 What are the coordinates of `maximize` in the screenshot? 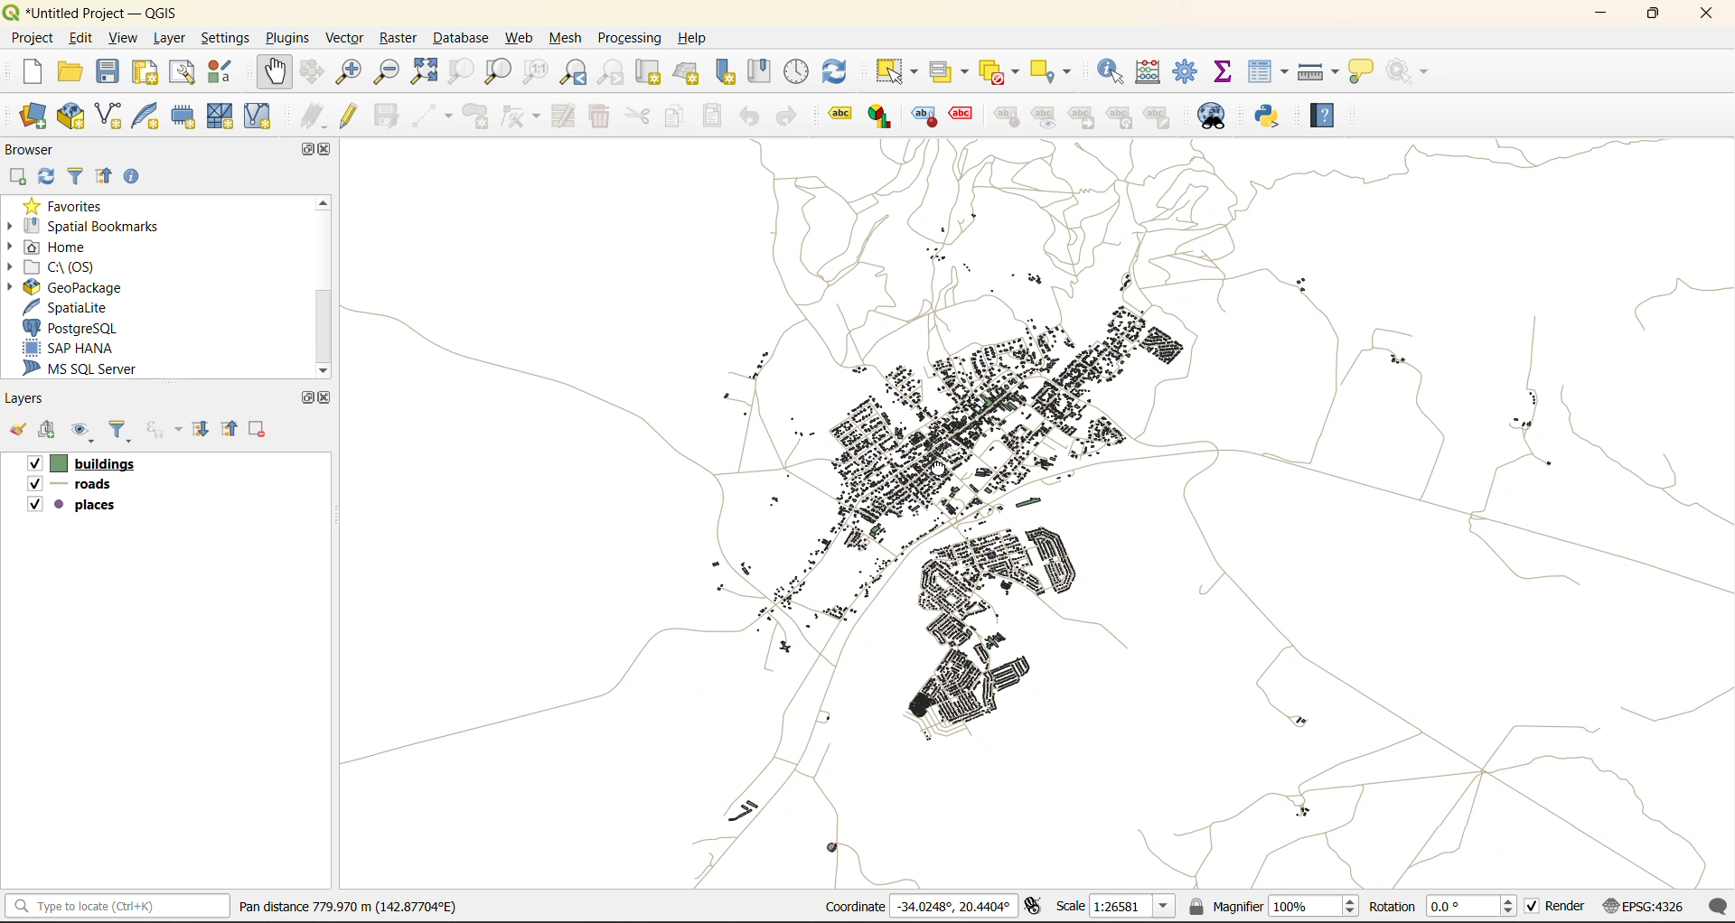 It's located at (303, 151).